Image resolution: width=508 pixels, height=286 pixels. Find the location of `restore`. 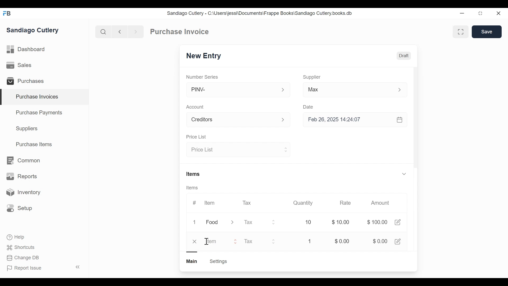

restore is located at coordinates (480, 14).